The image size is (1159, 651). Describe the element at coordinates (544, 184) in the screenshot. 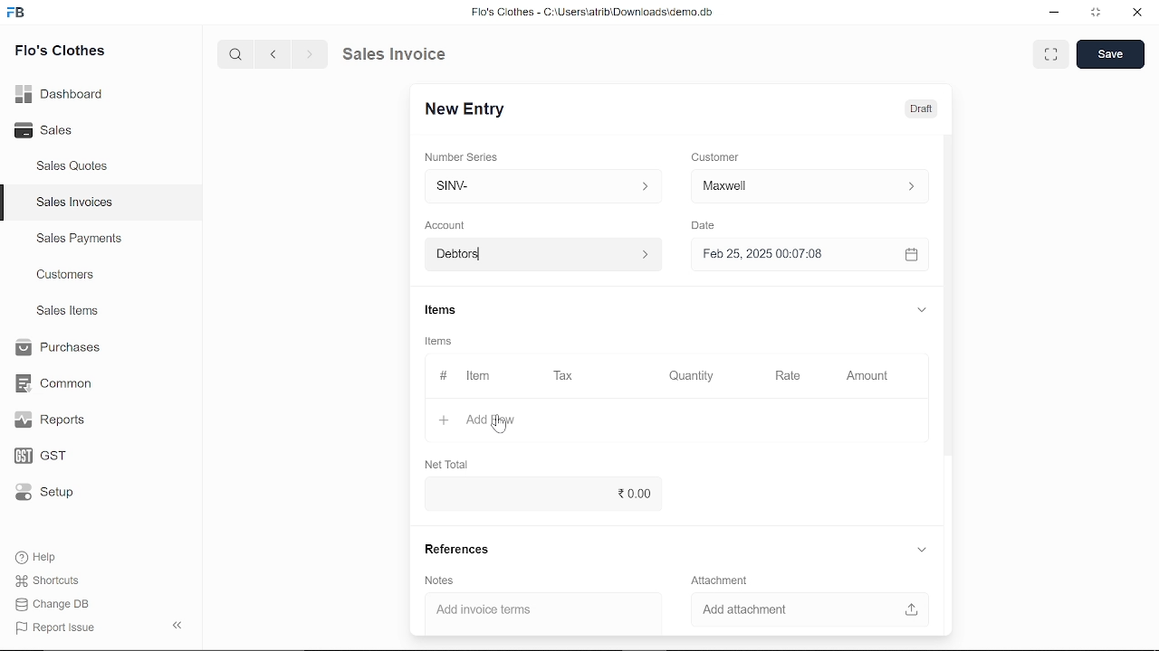

I see `Insert number series` at that location.